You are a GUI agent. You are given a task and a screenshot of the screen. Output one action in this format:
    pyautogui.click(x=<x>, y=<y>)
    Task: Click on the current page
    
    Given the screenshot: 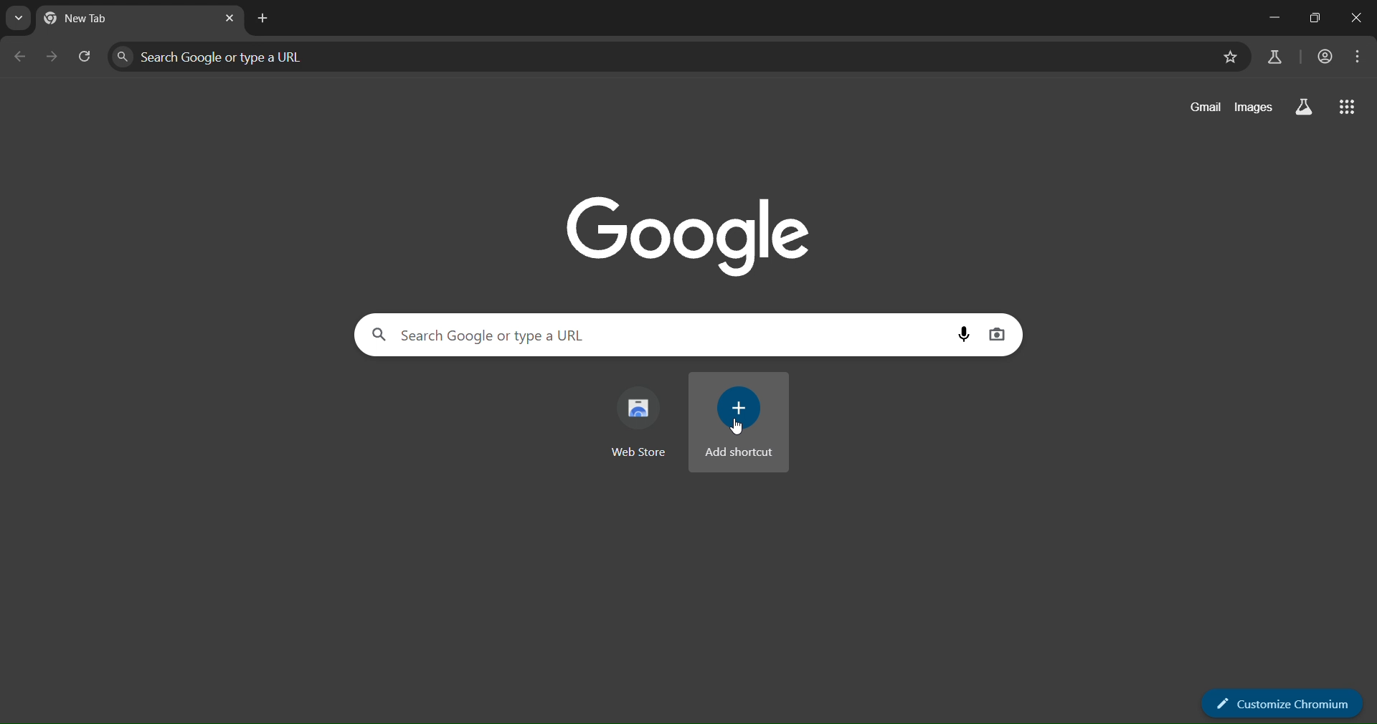 What is the action you would take?
    pyautogui.click(x=100, y=20)
    